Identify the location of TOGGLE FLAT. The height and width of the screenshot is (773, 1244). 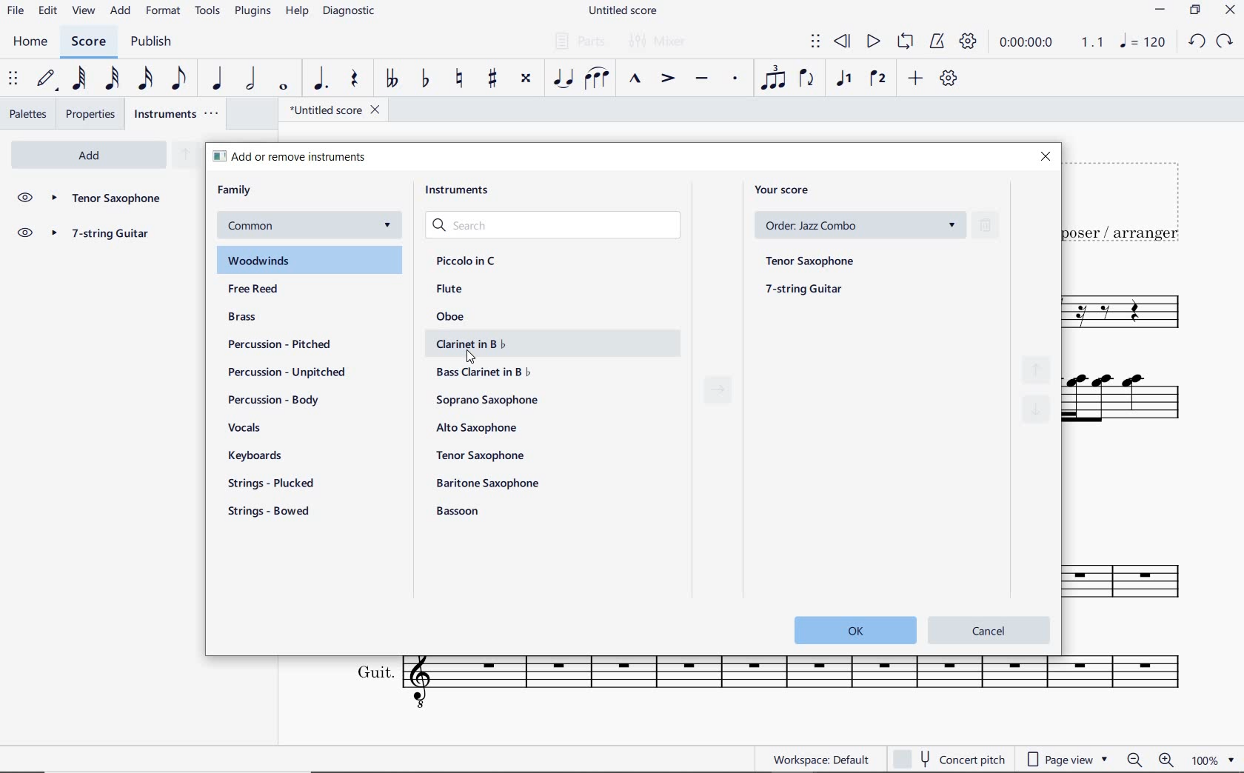
(428, 78).